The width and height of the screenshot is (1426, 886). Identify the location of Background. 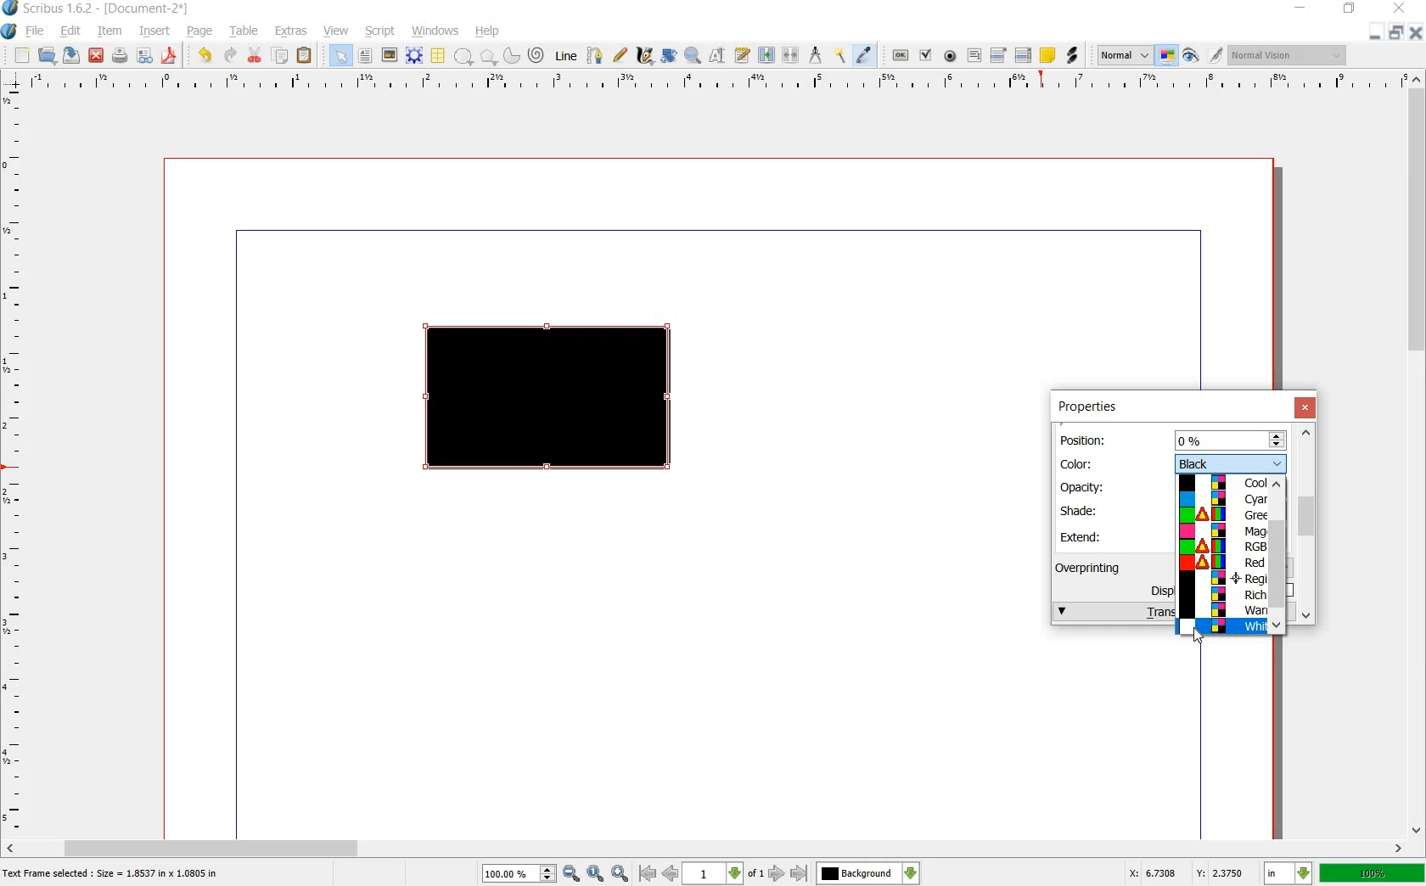
(868, 873).